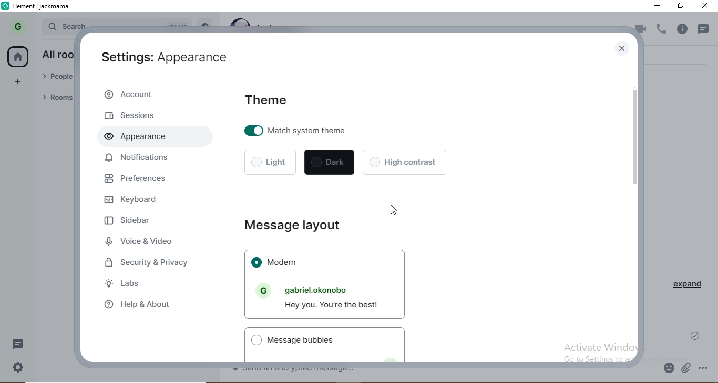 The height and width of the screenshot is (383, 718). Describe the element at coordinates (658, 6) in the screenshot. I see `minimise` at that location.